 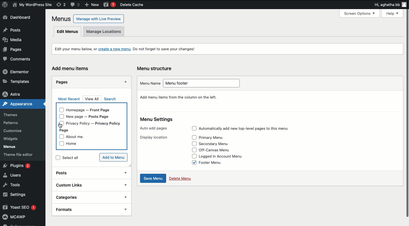 I want to click on Off-canvas menu, so click(x=219, y=150).